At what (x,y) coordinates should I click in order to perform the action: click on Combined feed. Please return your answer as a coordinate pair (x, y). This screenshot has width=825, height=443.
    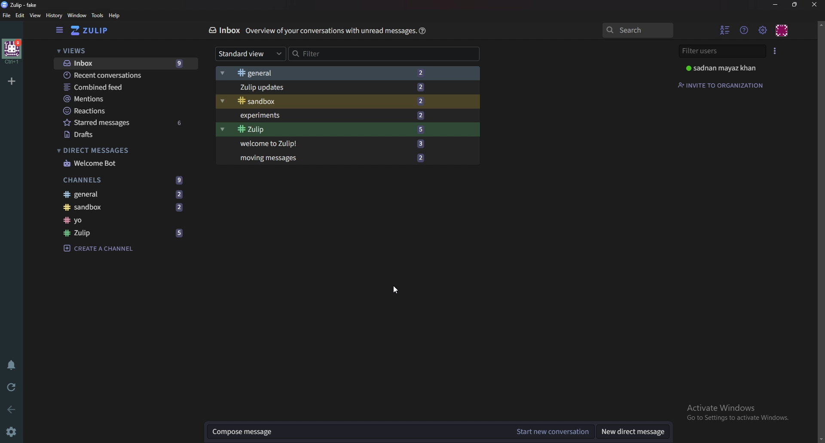
    Looking at the image, I should click on (124, 88).